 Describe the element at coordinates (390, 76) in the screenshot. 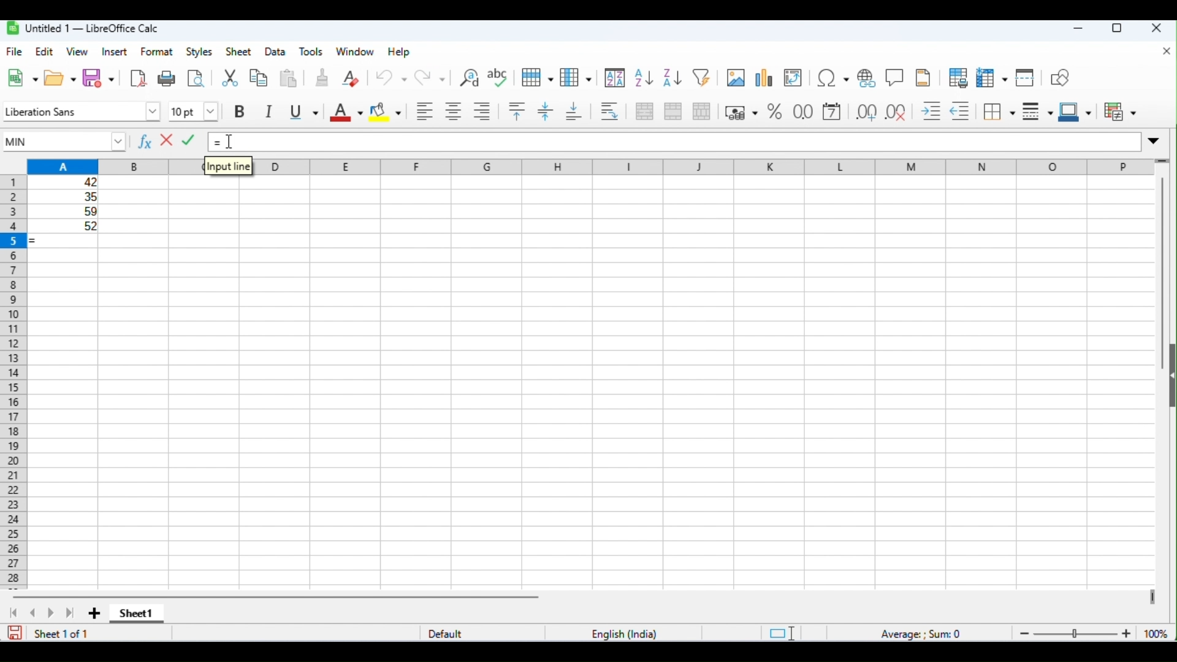

I see `undo` at that location.